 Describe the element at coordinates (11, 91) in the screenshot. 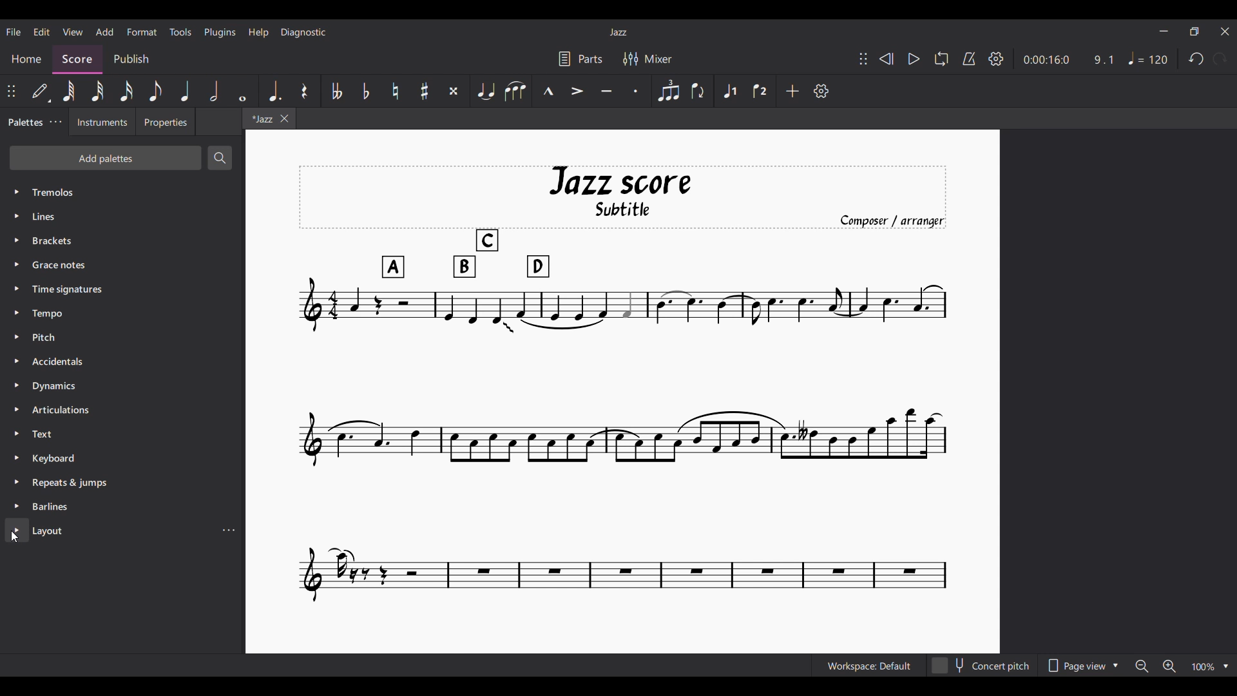

I see `Change position` at that location.